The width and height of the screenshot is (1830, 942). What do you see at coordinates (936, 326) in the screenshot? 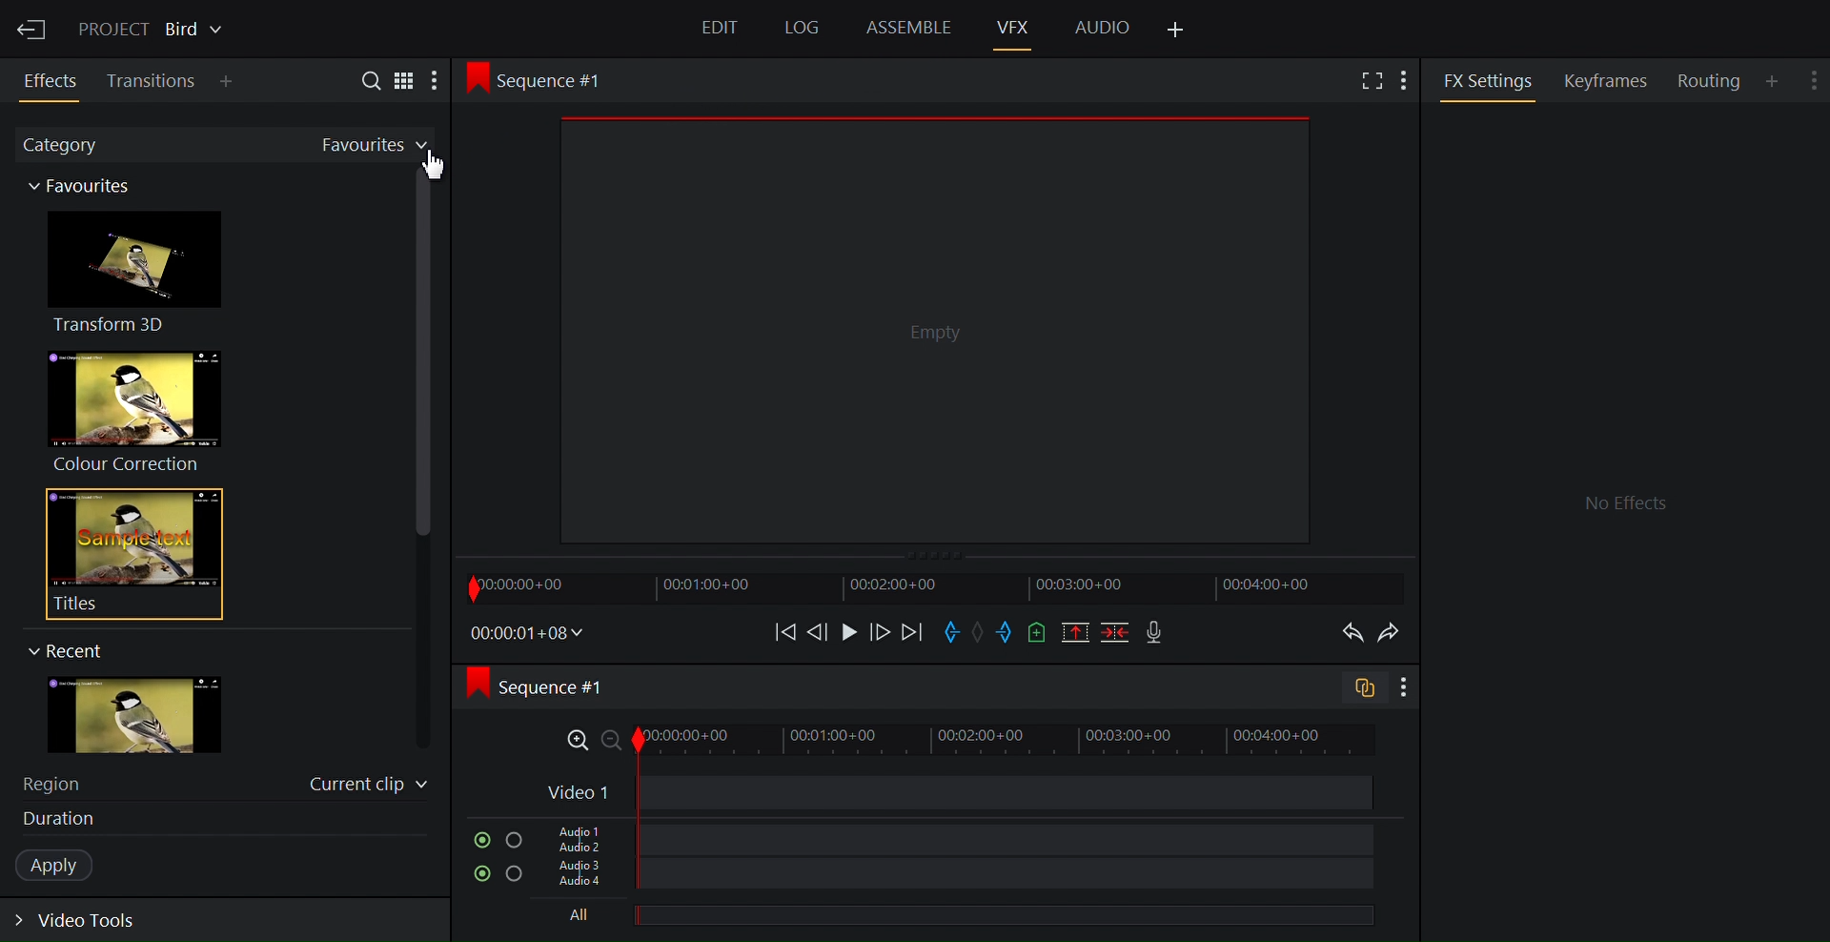
I see `Media Viewer` at bounding box center [936, 326].